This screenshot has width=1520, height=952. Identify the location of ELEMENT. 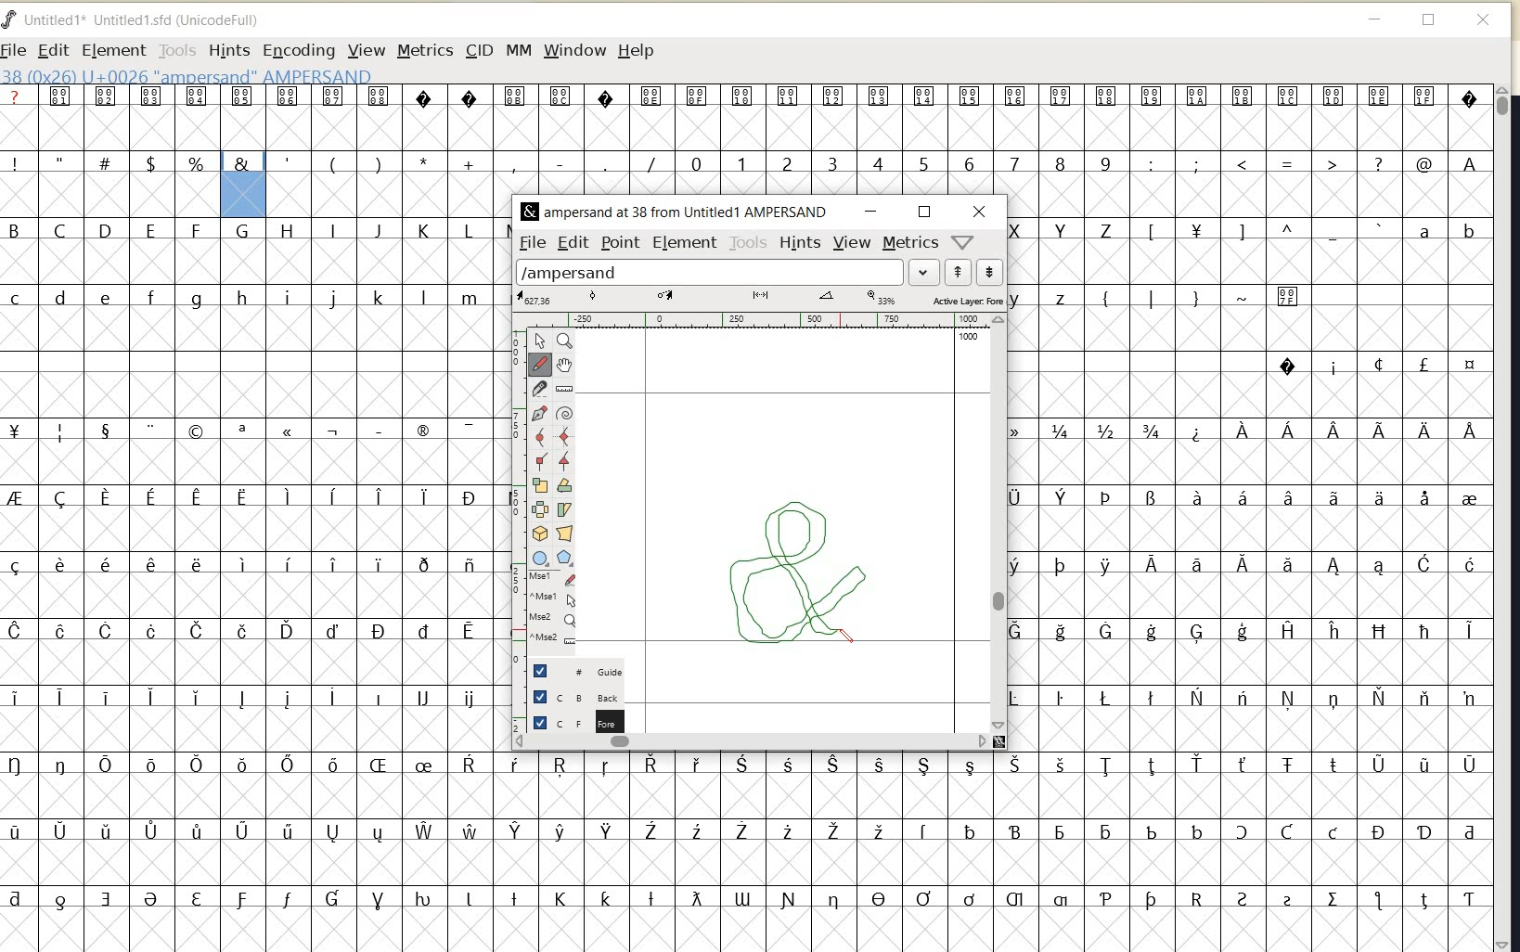
(684, 244).